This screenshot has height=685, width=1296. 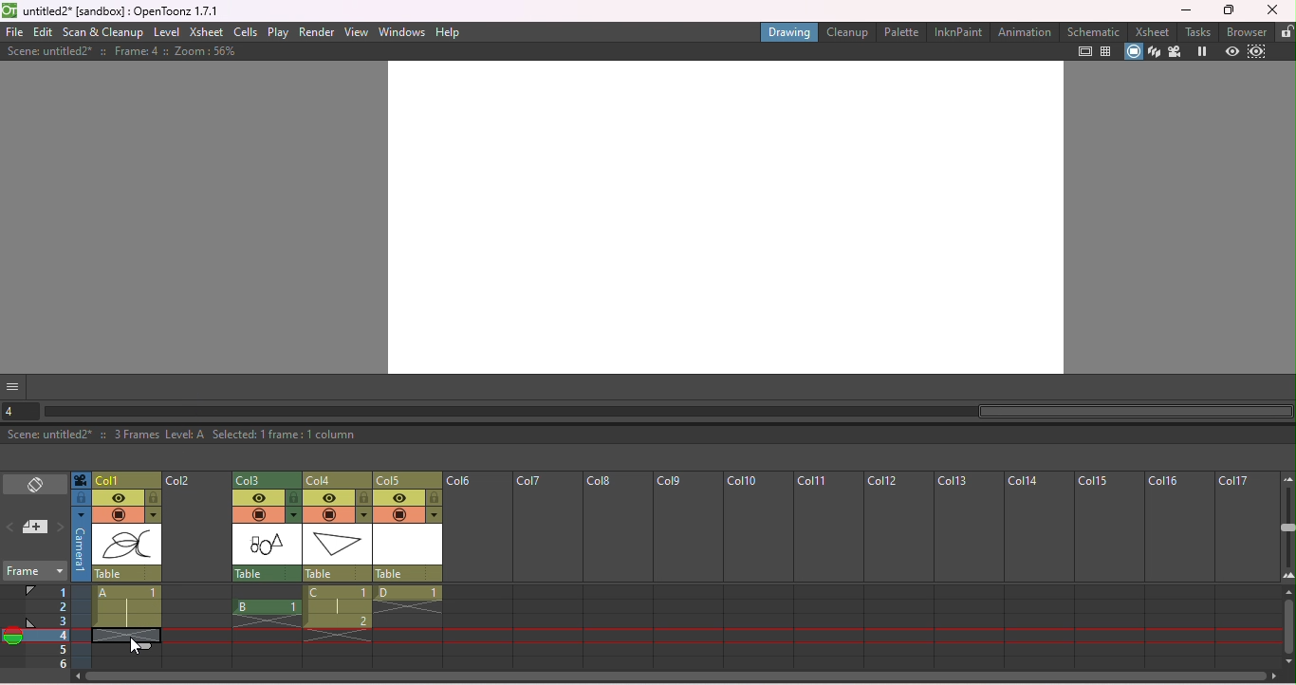 What do you see at coordinates (12, 639) in the screenshot?
I see `Onion skin` at bounding box center [12, 639].